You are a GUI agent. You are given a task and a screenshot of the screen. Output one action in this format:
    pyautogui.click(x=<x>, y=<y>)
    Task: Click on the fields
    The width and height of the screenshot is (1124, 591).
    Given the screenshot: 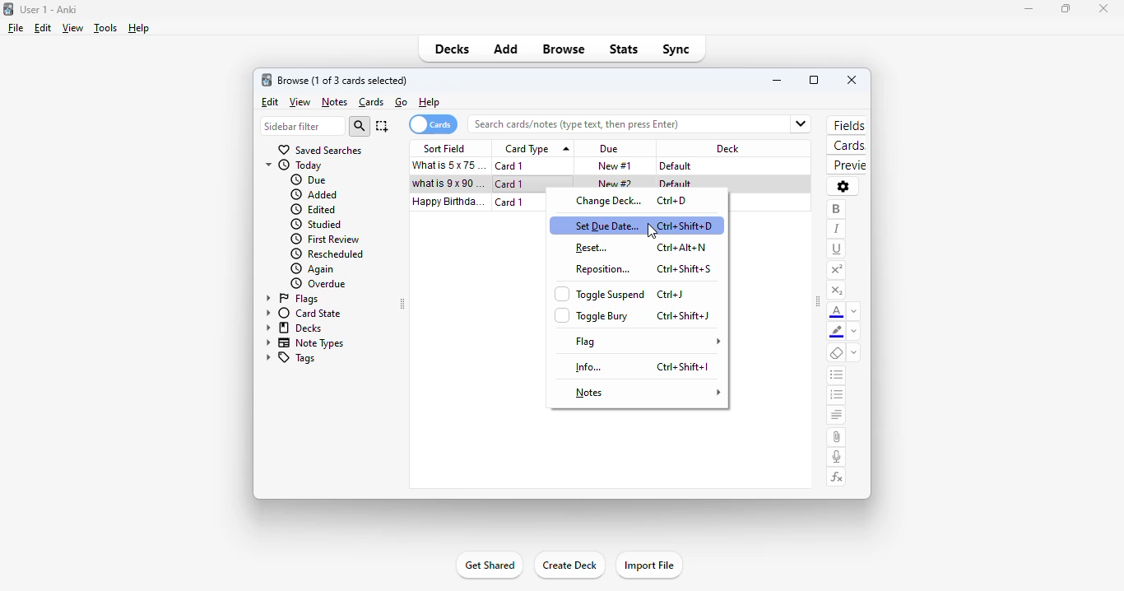 What is the action you would take?
    pyautogui.click(x=847, y=125)
    